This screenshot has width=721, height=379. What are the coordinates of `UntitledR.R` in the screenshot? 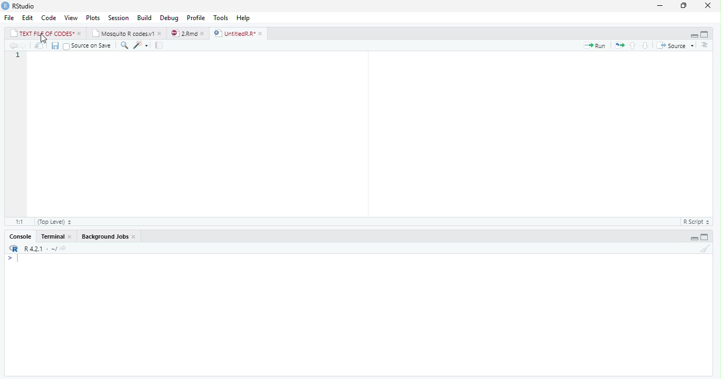 It's located at (234, 33).